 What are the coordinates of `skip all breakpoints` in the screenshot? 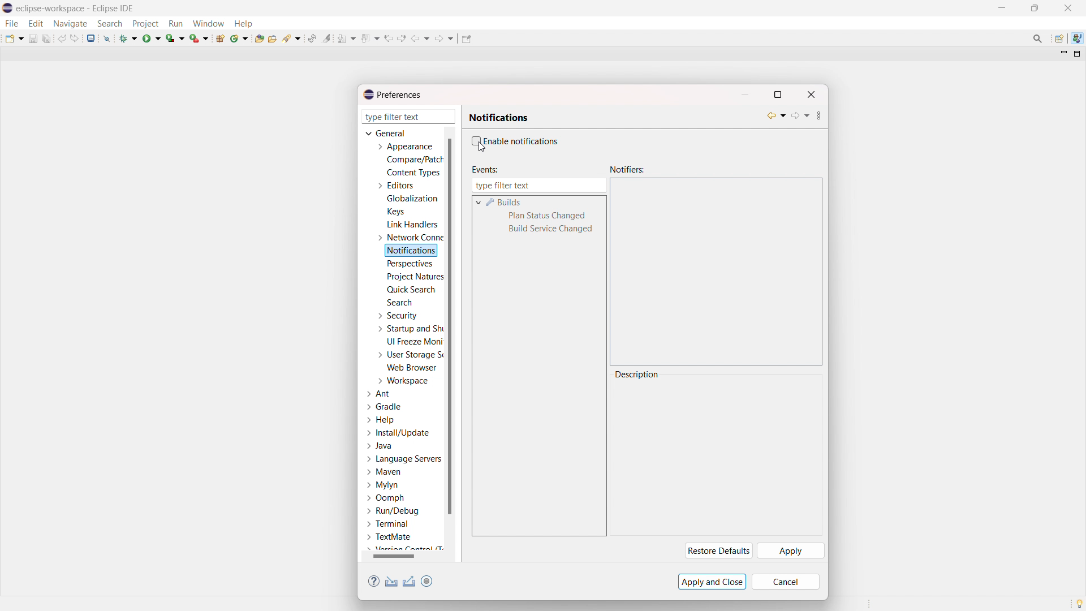 It's located at (107, 38).